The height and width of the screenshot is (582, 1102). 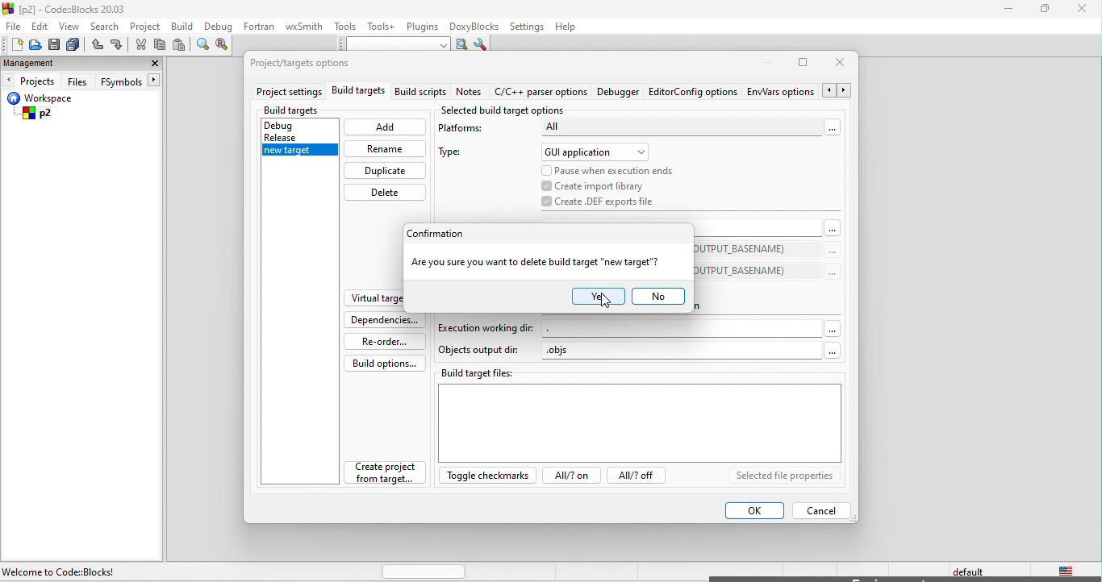 I want to click on project/target option, so click(x=311, y=66).